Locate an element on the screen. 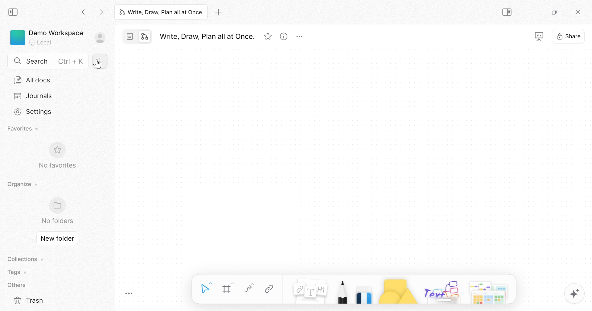 The image size is (592, 311). Collections is located at coordinates (26, 259).